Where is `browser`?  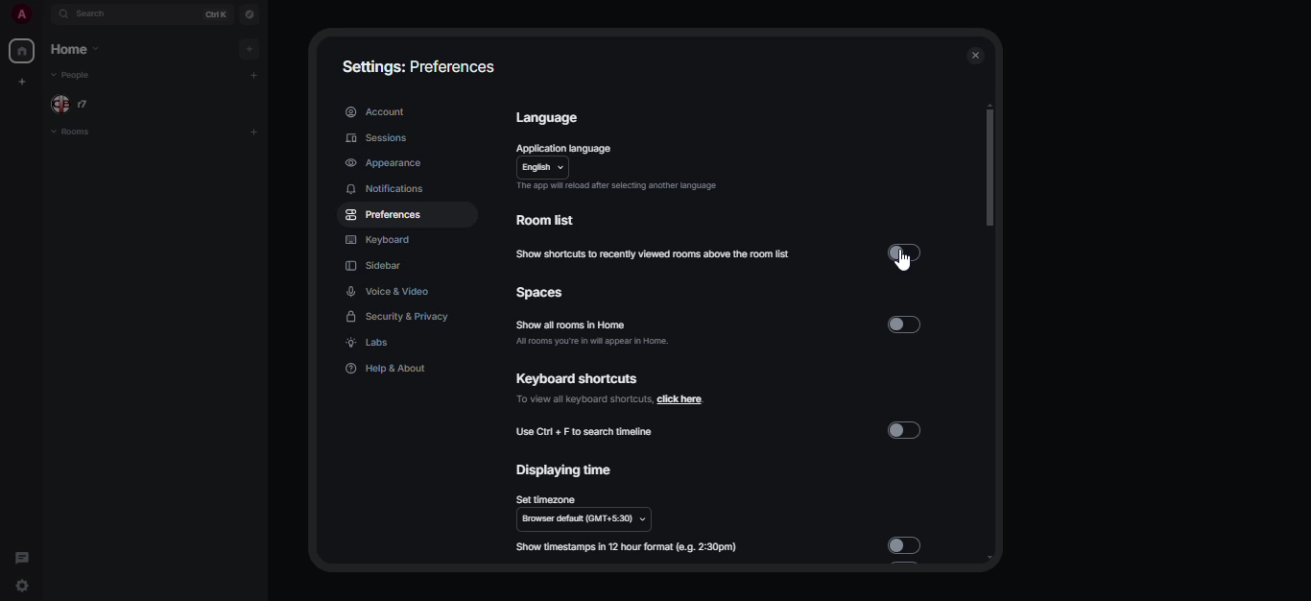
browser is located at coordinates (585, 519).